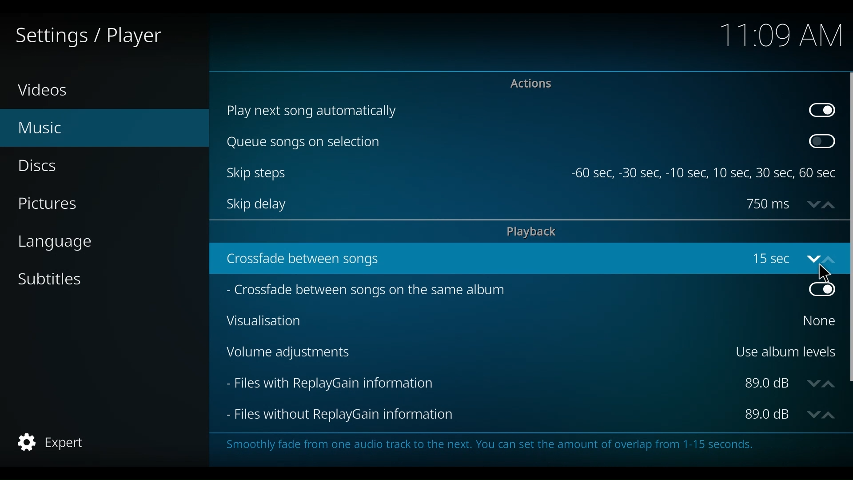 The height and width of the screenshot is (480, 853). I want to click on Files without ReplayGain Information, so click(481, 415).